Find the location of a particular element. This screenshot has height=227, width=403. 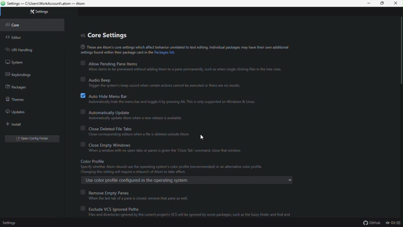

Editor is located at coordinates (13, 38).